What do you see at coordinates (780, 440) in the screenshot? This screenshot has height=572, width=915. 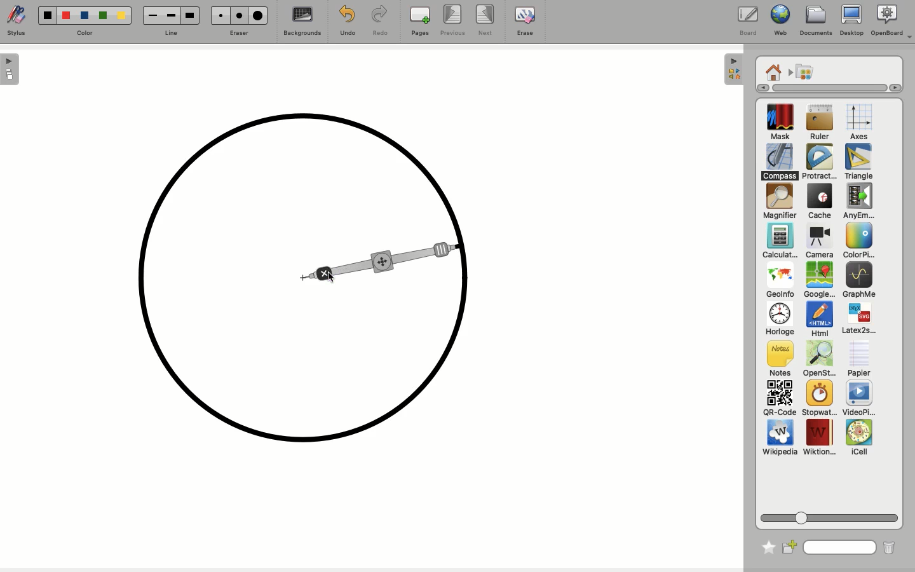 I see `Wikipedia` at bounding box center [780, 440].